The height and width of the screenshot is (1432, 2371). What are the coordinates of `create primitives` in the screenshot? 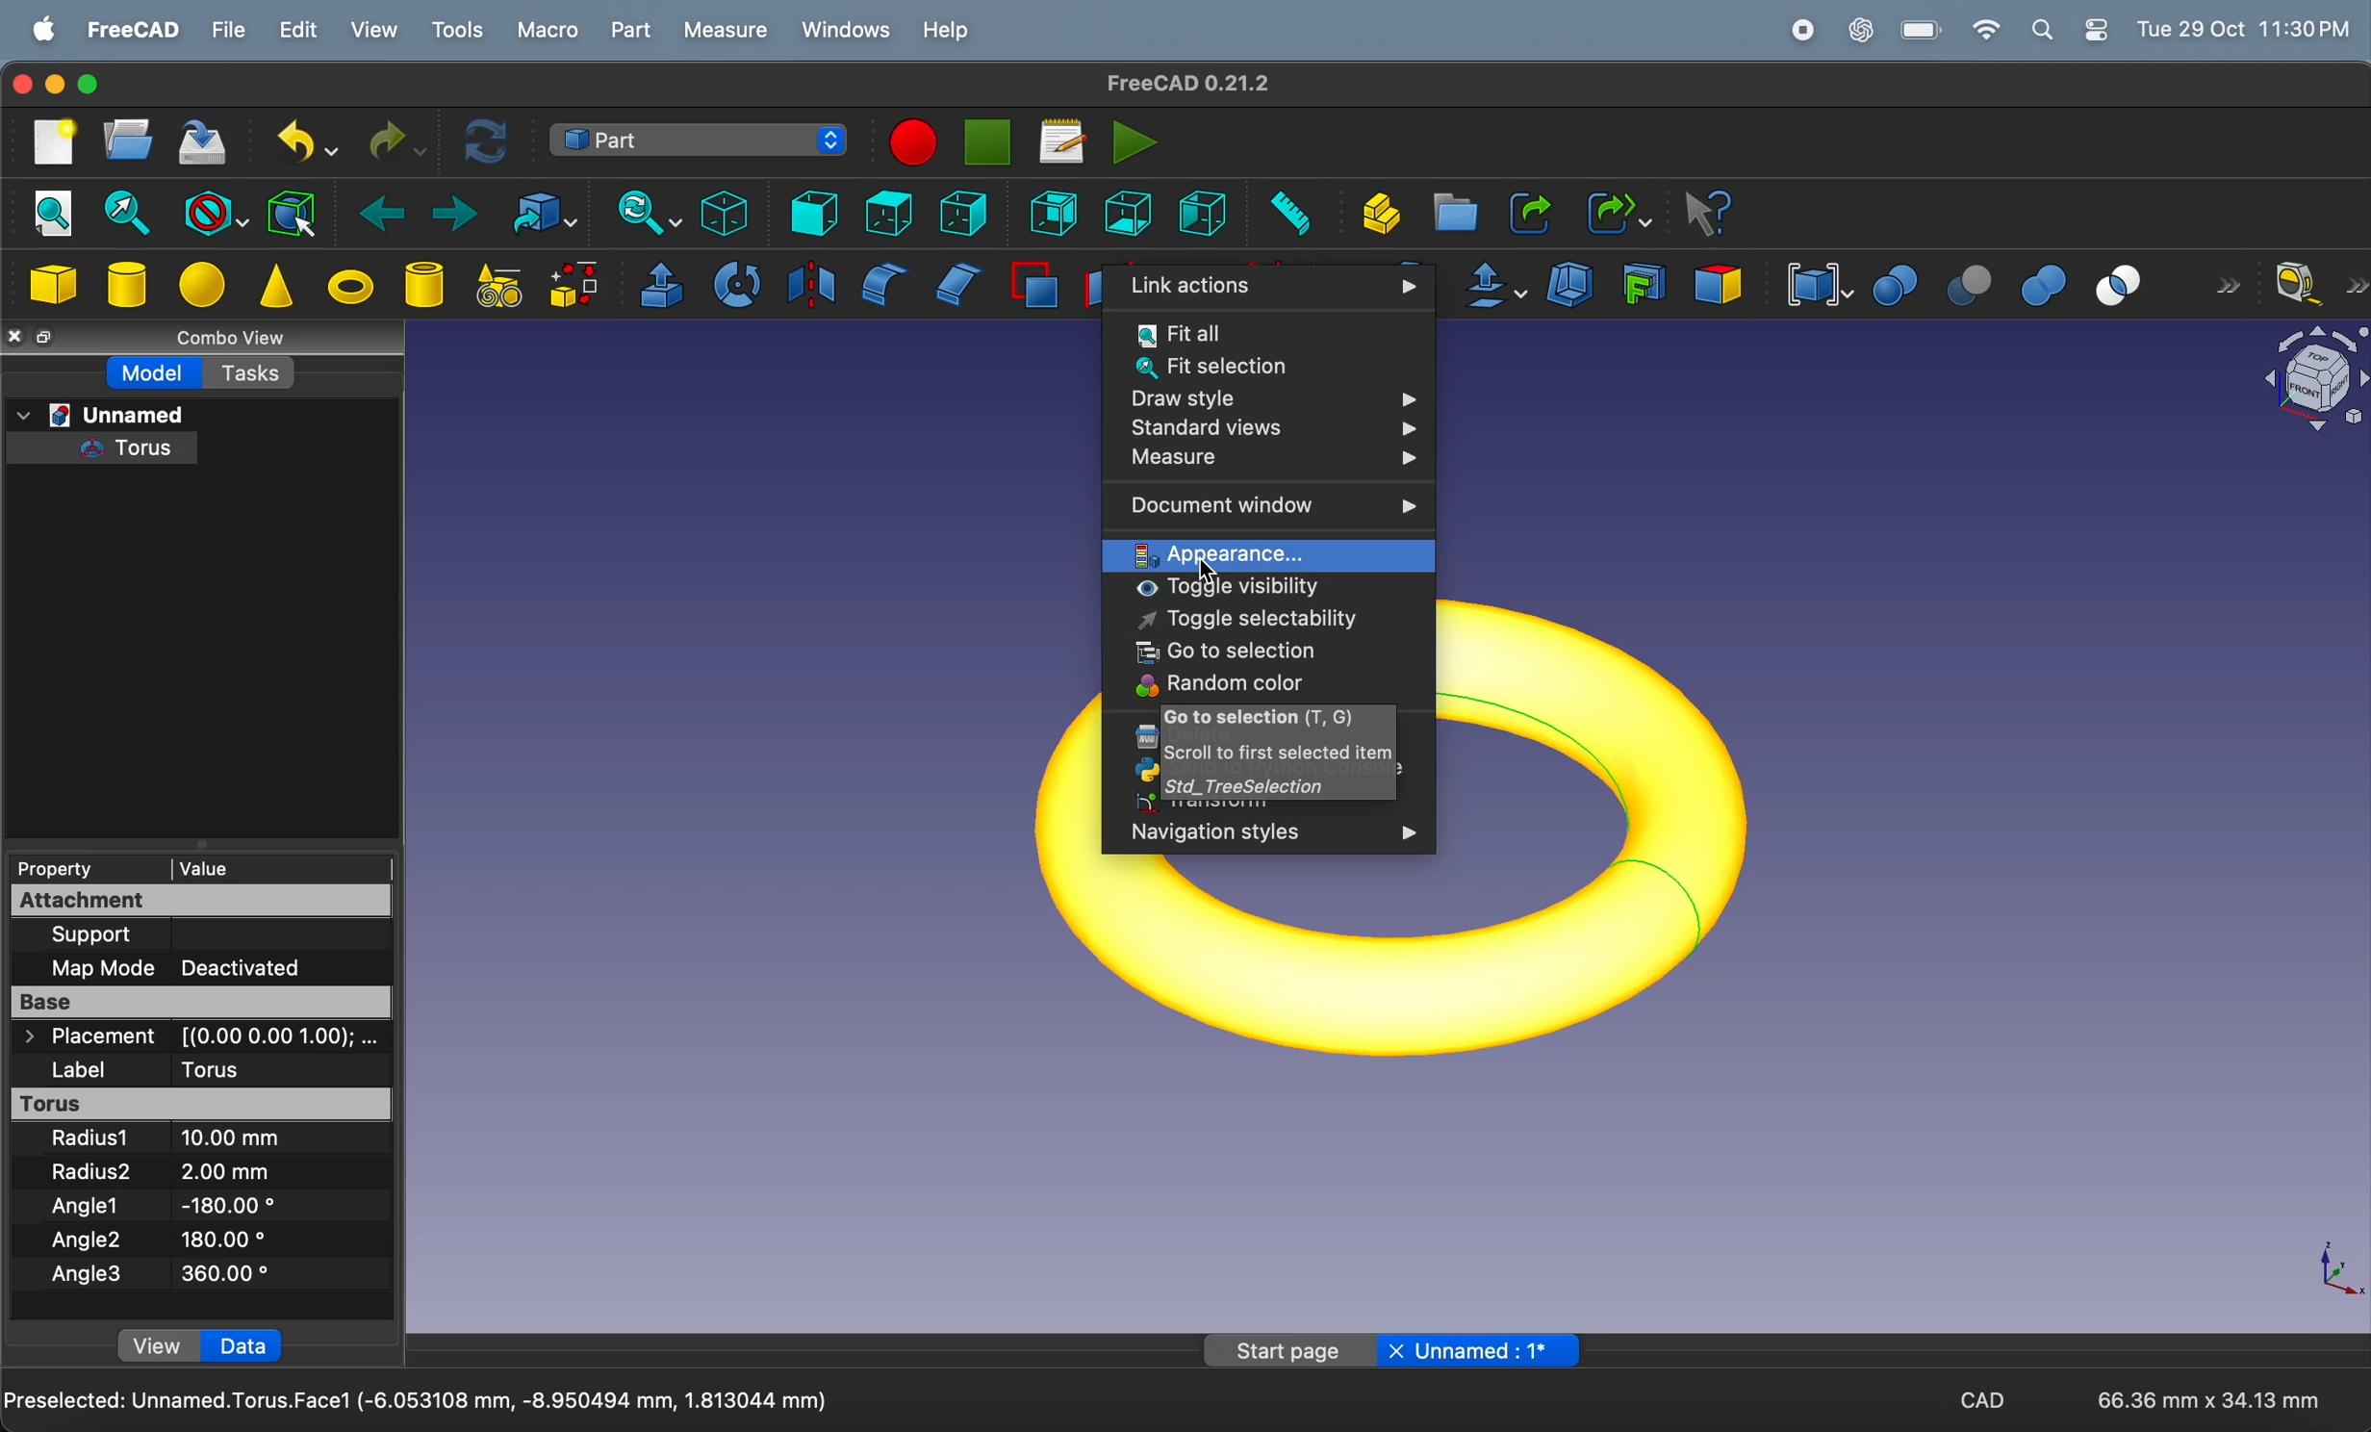 It's located at (500, 287).